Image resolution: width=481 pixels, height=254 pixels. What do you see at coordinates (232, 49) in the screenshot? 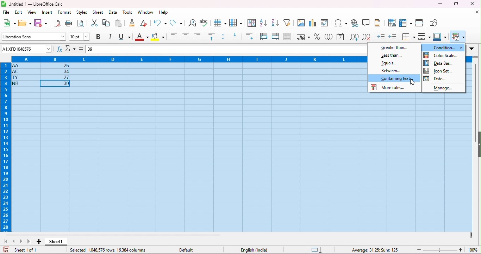
I see `formula bar` at bounding box center [232, 49].